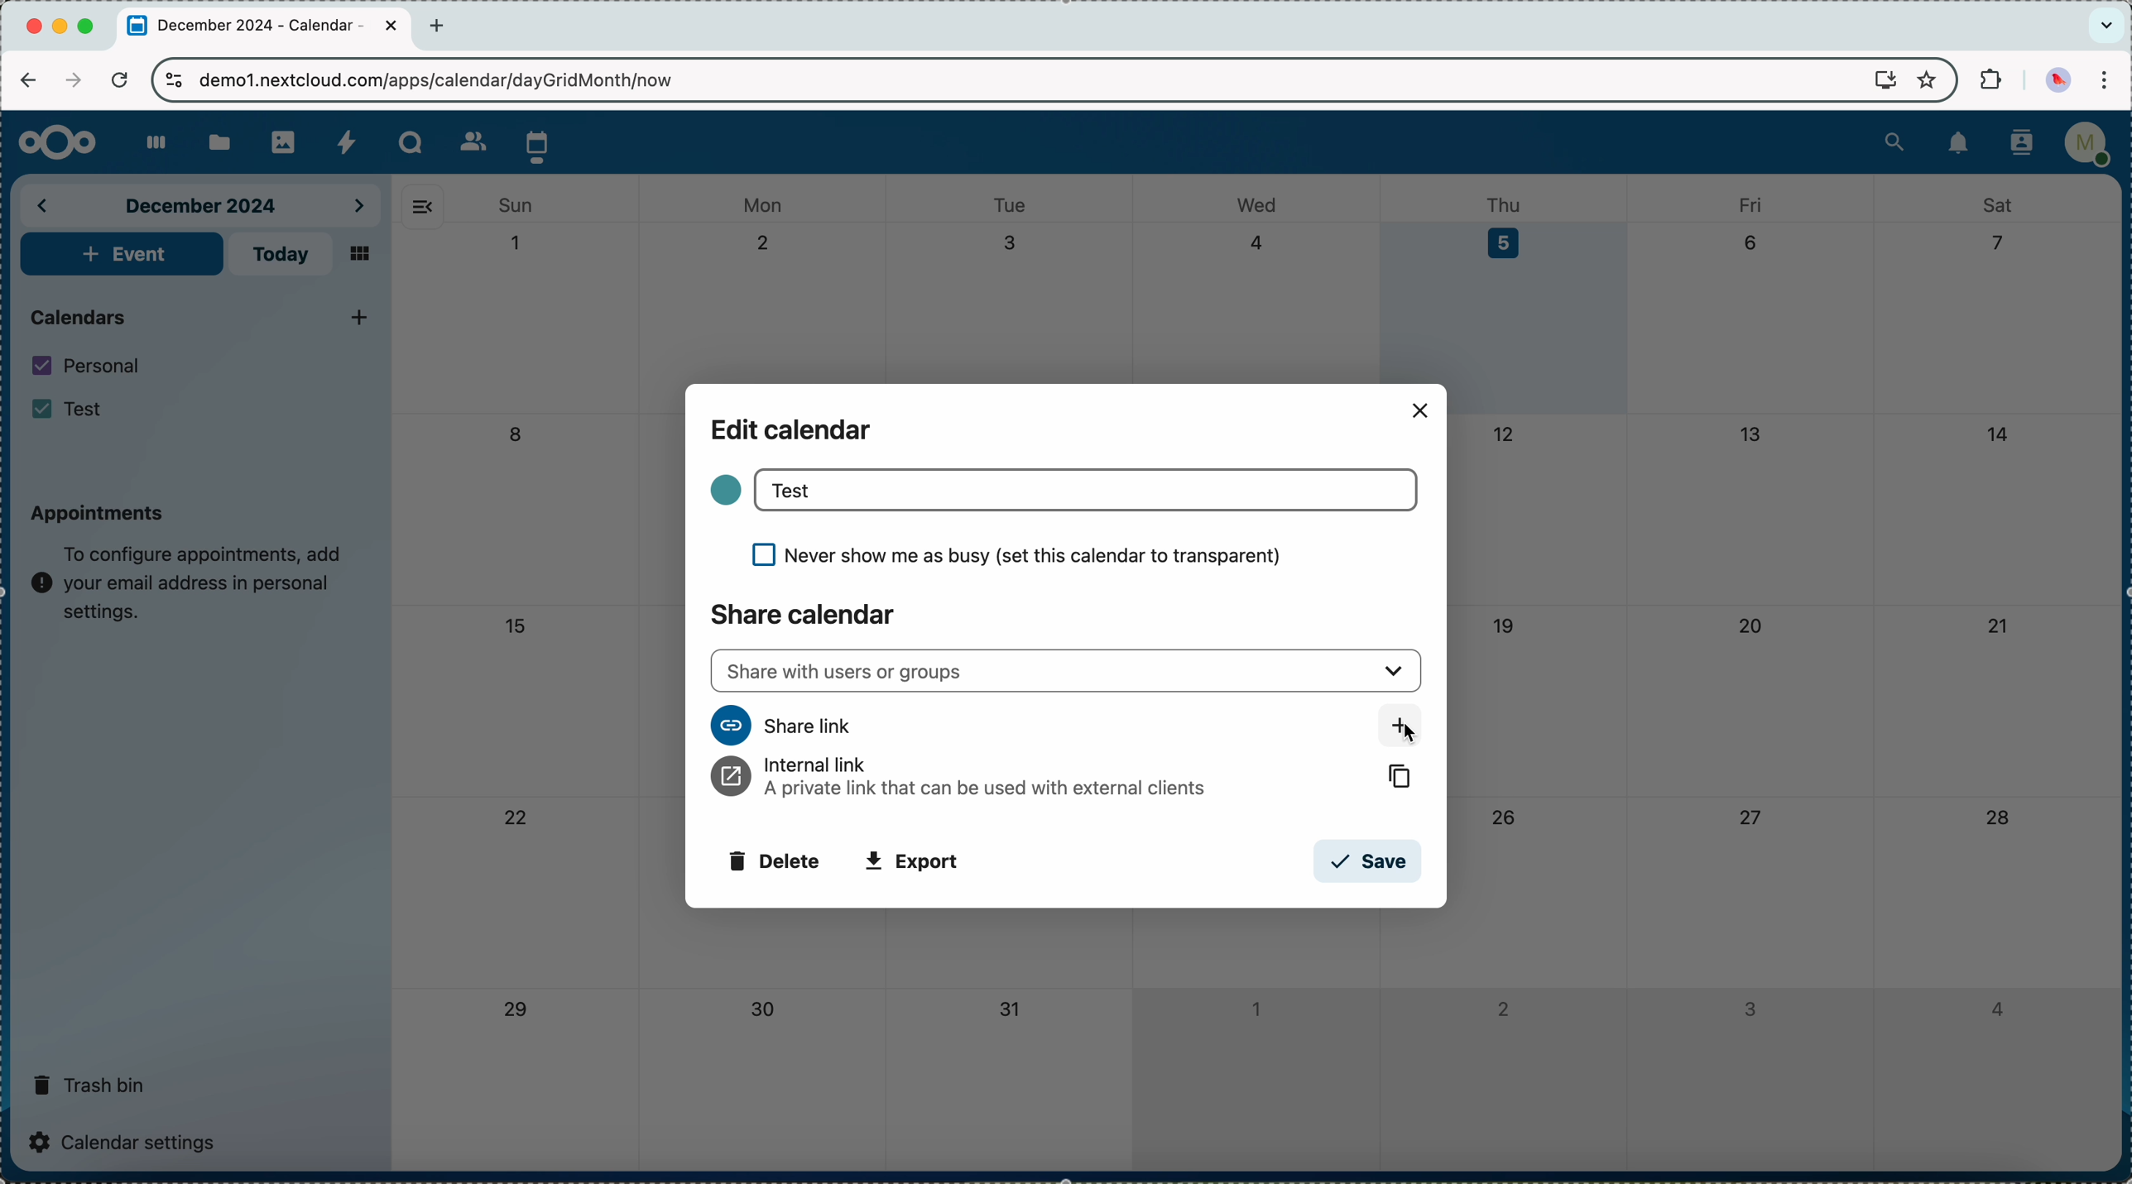 The width and height of the screenshot is (2132, 1184). Describe the element at coordinates (1505, 434) in the screenshot. I see `12` at that location.